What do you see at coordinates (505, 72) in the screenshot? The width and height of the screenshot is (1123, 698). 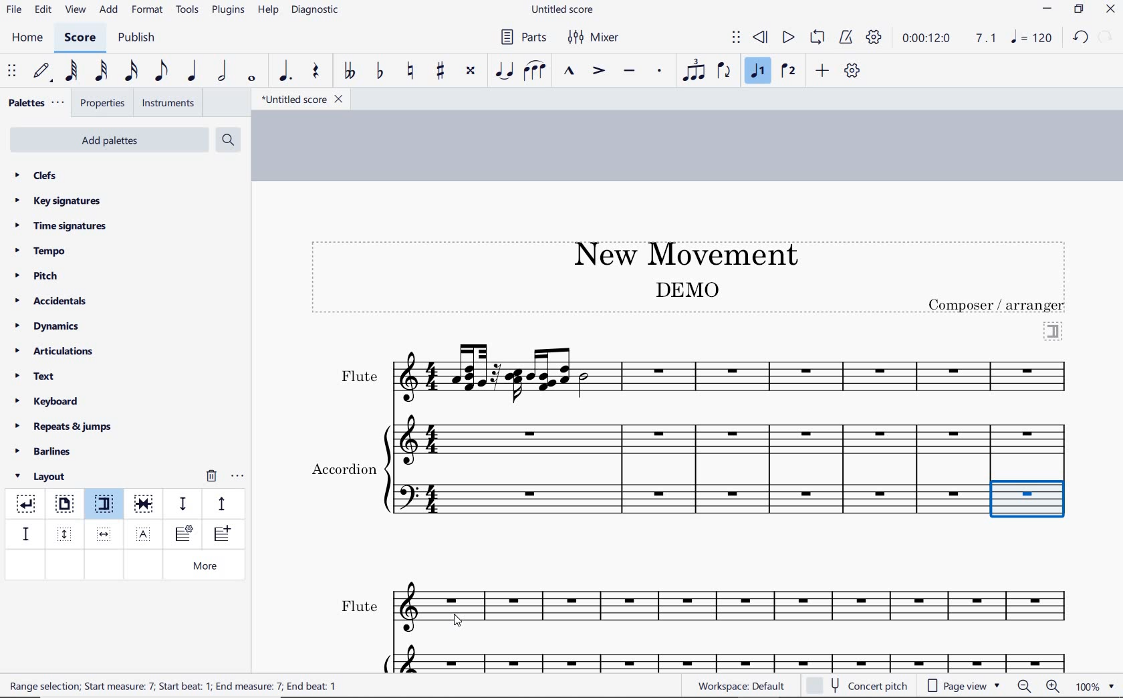 I see `tie` at bounding box center [505, 72].